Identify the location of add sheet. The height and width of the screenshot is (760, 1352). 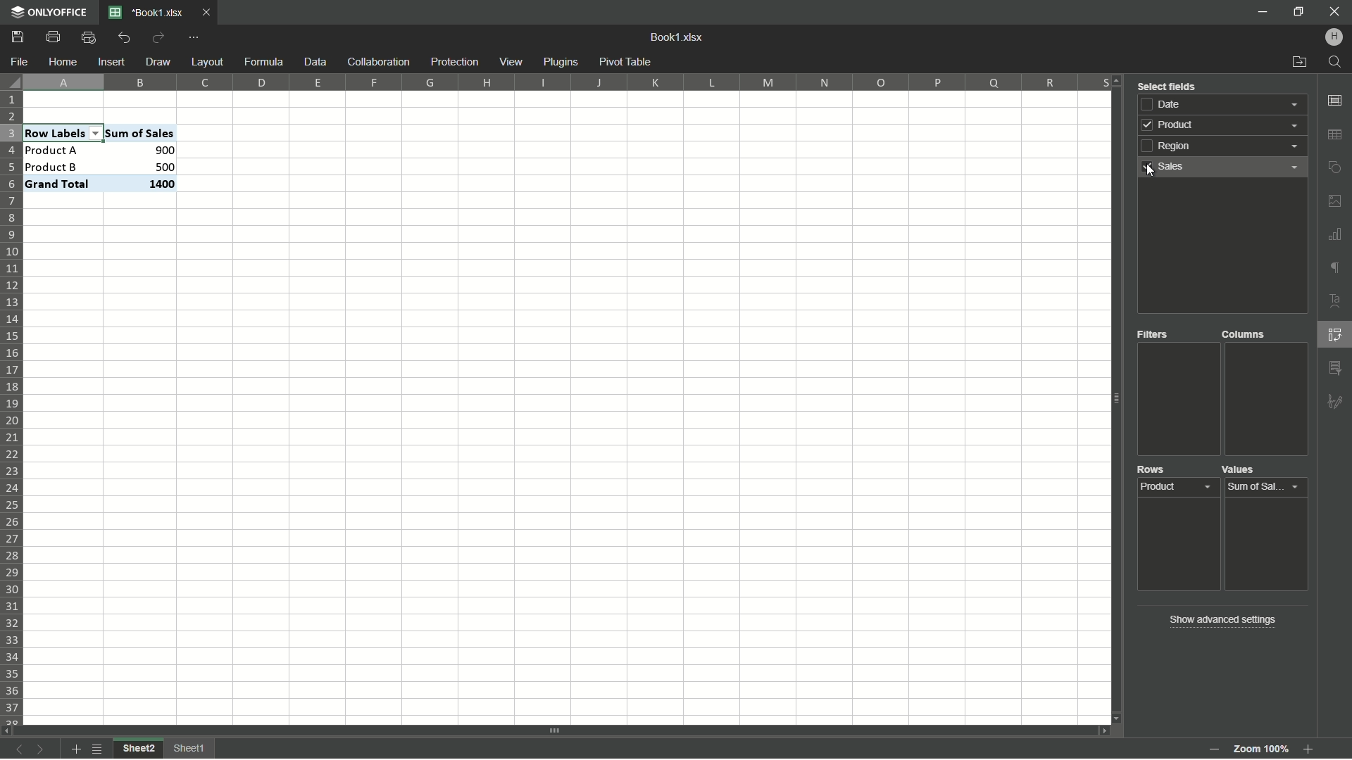
(75, 749).